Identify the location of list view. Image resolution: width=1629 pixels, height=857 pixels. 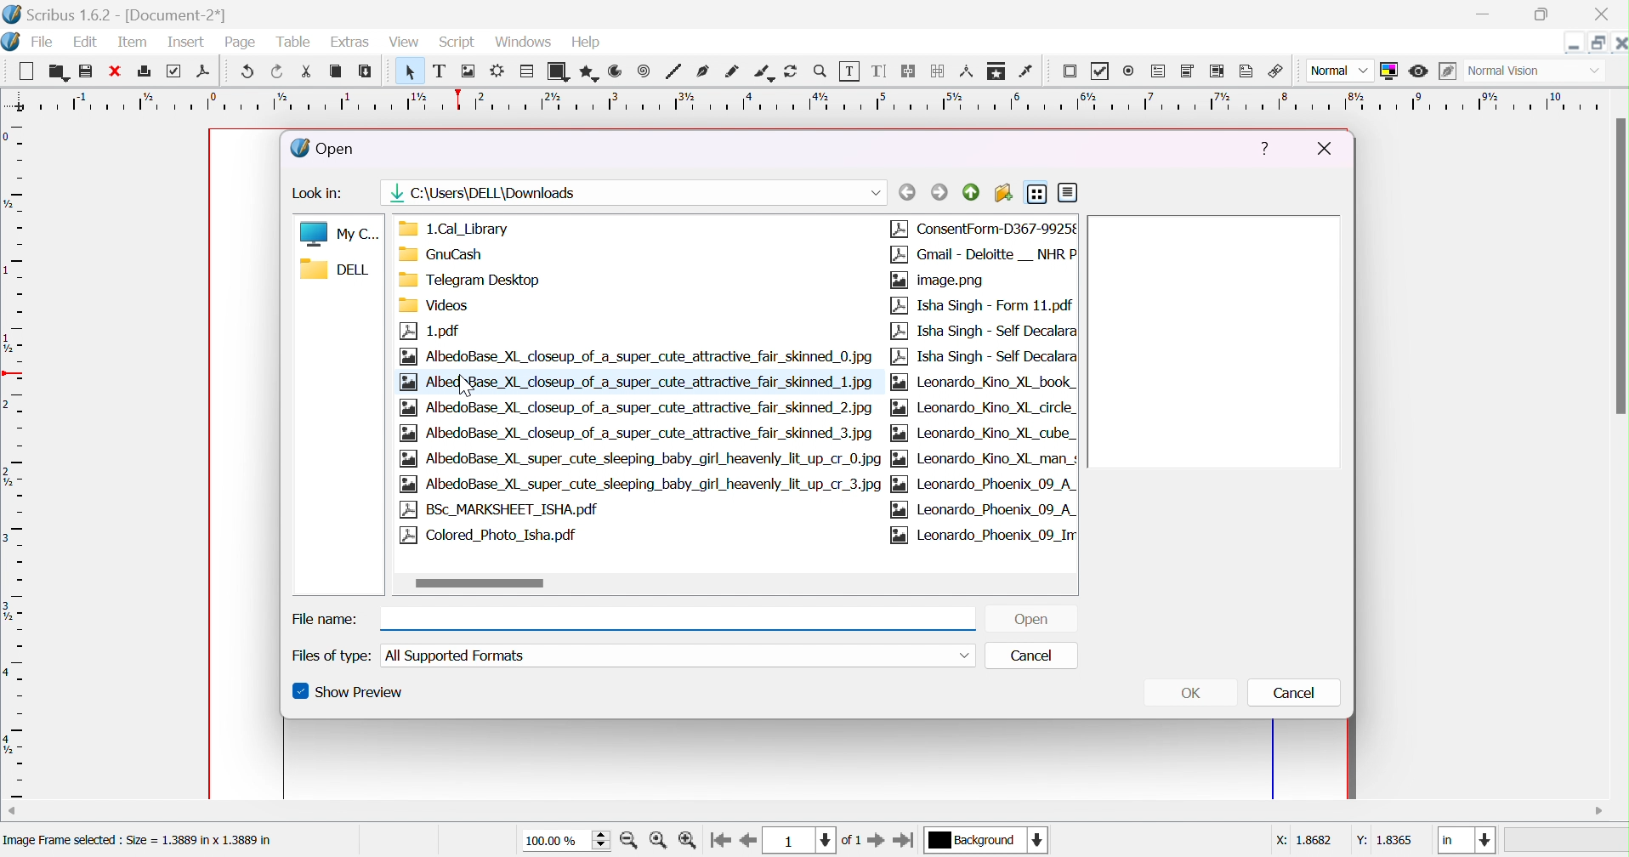
(1037, 194).